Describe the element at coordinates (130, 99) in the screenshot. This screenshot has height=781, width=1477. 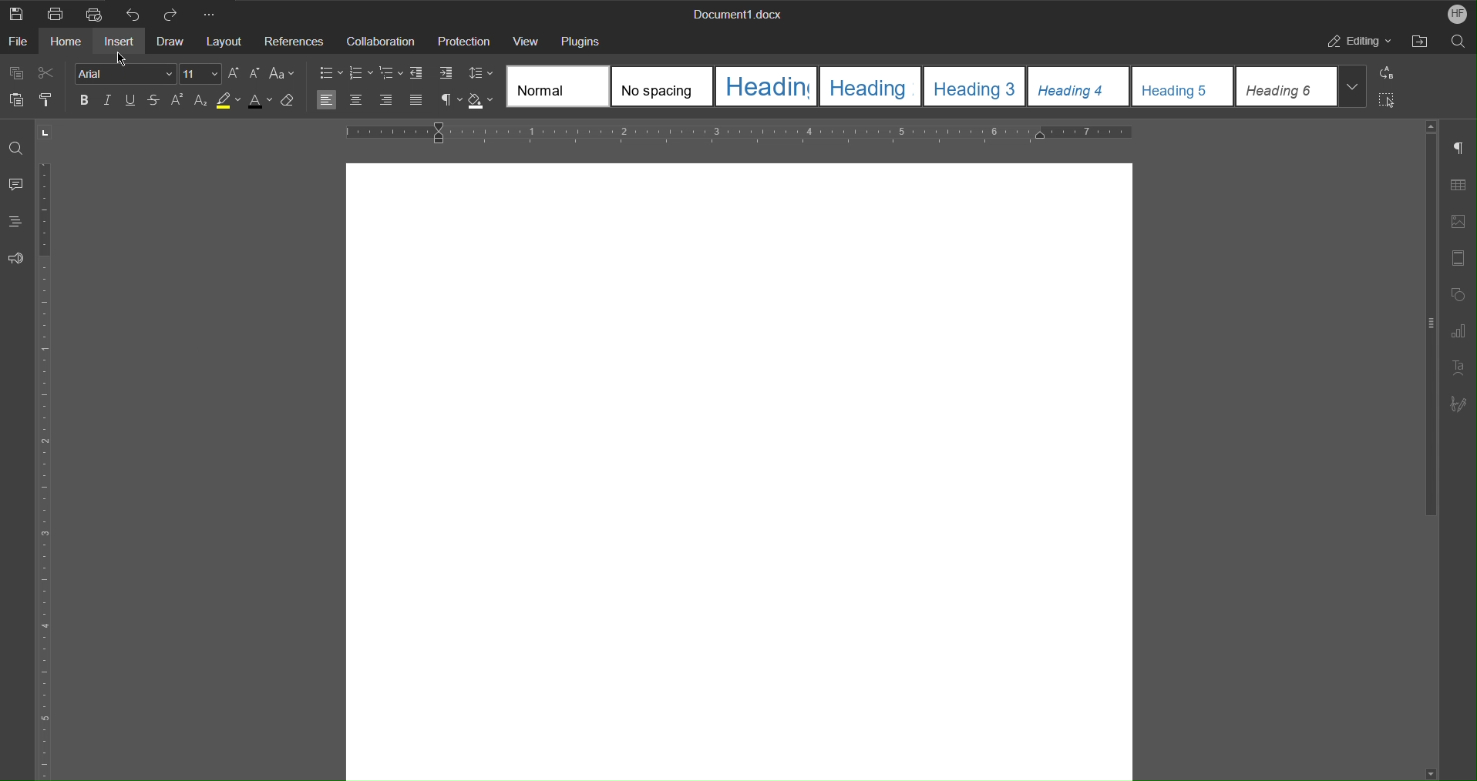
I see `Underline` at that location.